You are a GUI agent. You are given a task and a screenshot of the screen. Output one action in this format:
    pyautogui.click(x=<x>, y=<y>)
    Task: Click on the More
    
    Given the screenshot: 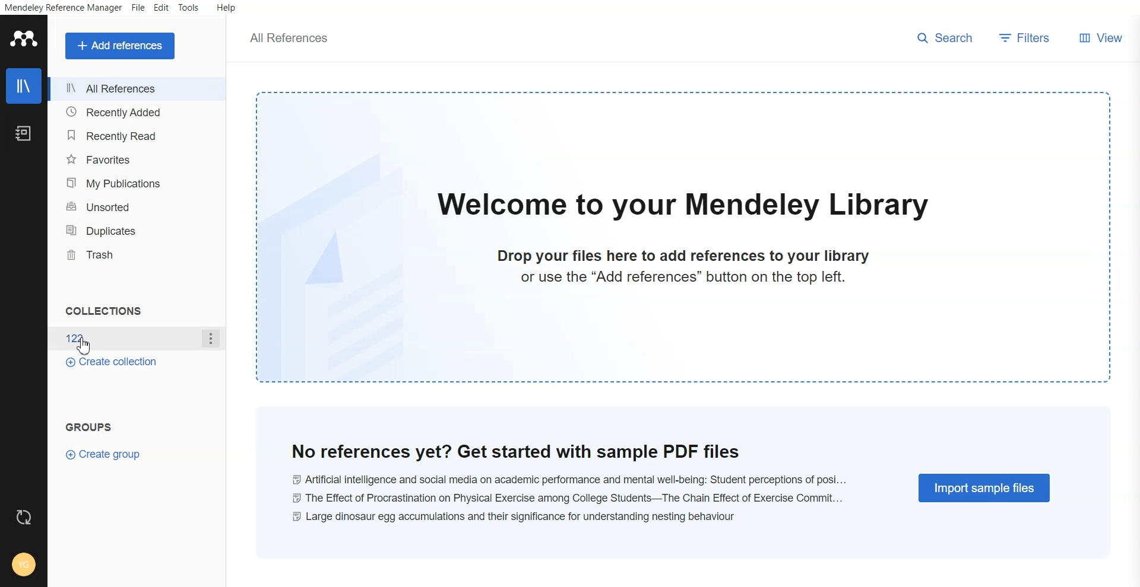 What is the action you would take?
    pyautogui.click(x=210, y=338)
    